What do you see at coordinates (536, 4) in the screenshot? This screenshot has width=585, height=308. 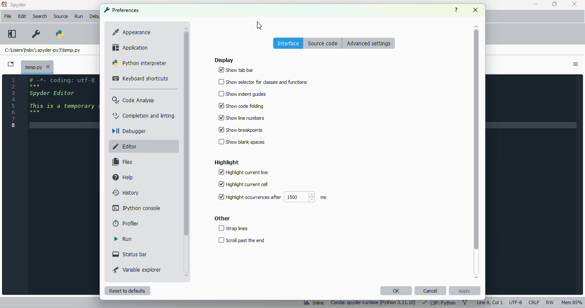 I see `minimize` at bounding box center [536, 4].